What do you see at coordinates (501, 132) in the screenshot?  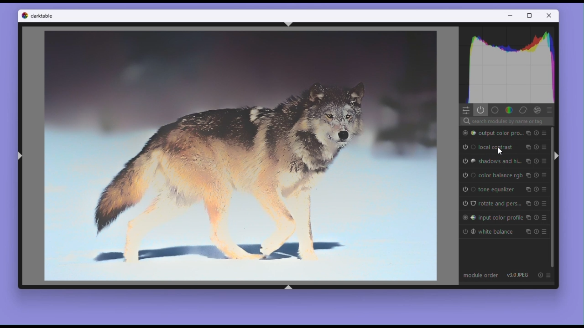 I see `Output colour profile` at bounding box center [501, 132].